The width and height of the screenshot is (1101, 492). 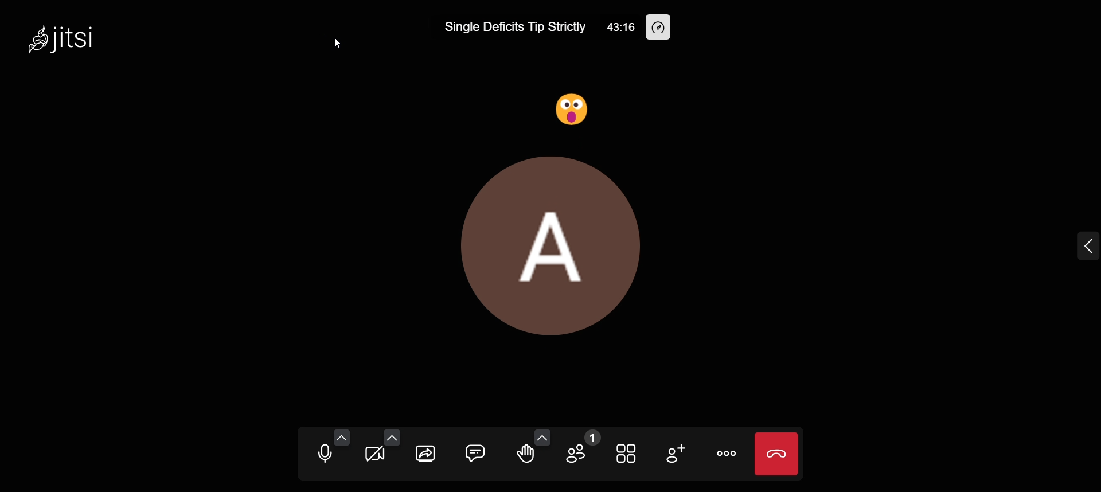 What do you see at coordinates (473, 451) in the screenshot?
I see `open chat` at bounding box center [473, 451].